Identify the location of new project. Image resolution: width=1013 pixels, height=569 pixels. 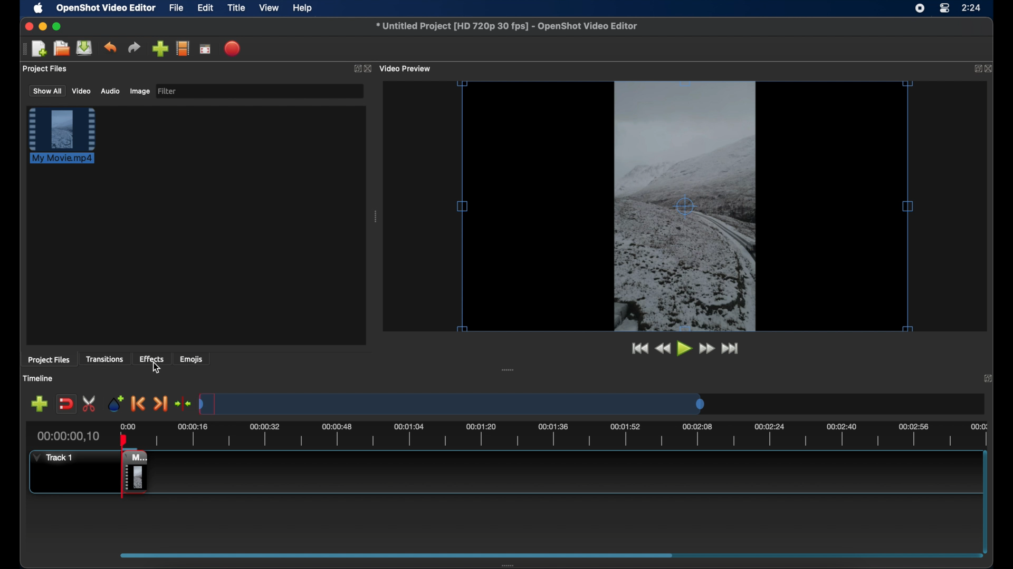
(39, 48).